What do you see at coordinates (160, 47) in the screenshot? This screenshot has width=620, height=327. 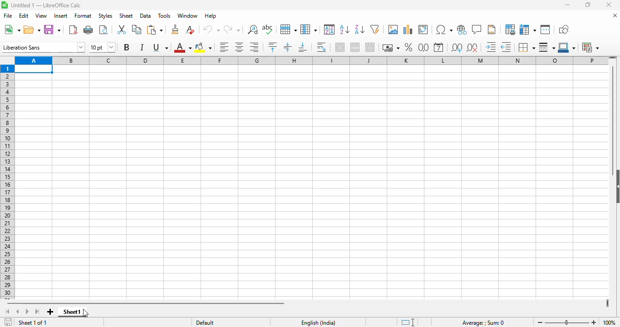 I see `underline` at bounding box center [160, 47].